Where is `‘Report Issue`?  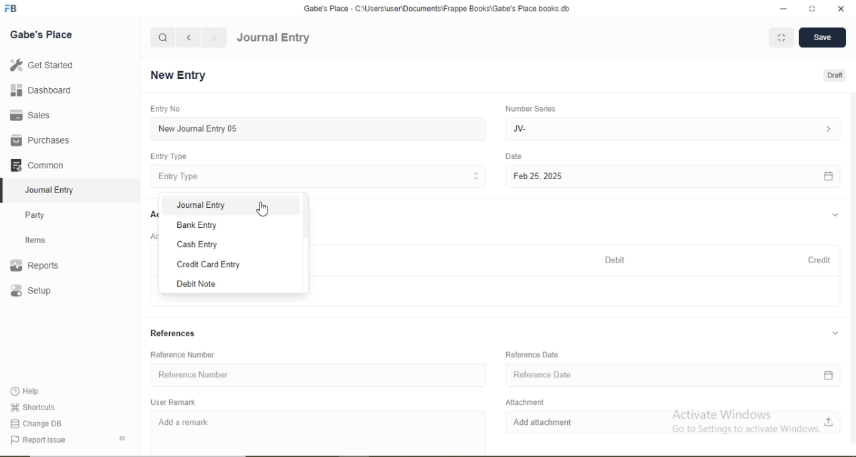
‘Report Issue is located at coordinates (52, 440).